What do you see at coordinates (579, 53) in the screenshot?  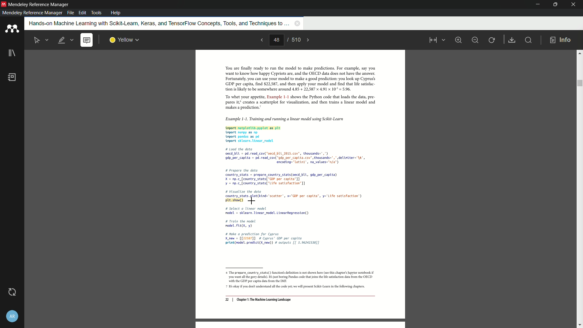 I see `scroll up` at bounding box center [579, 53].